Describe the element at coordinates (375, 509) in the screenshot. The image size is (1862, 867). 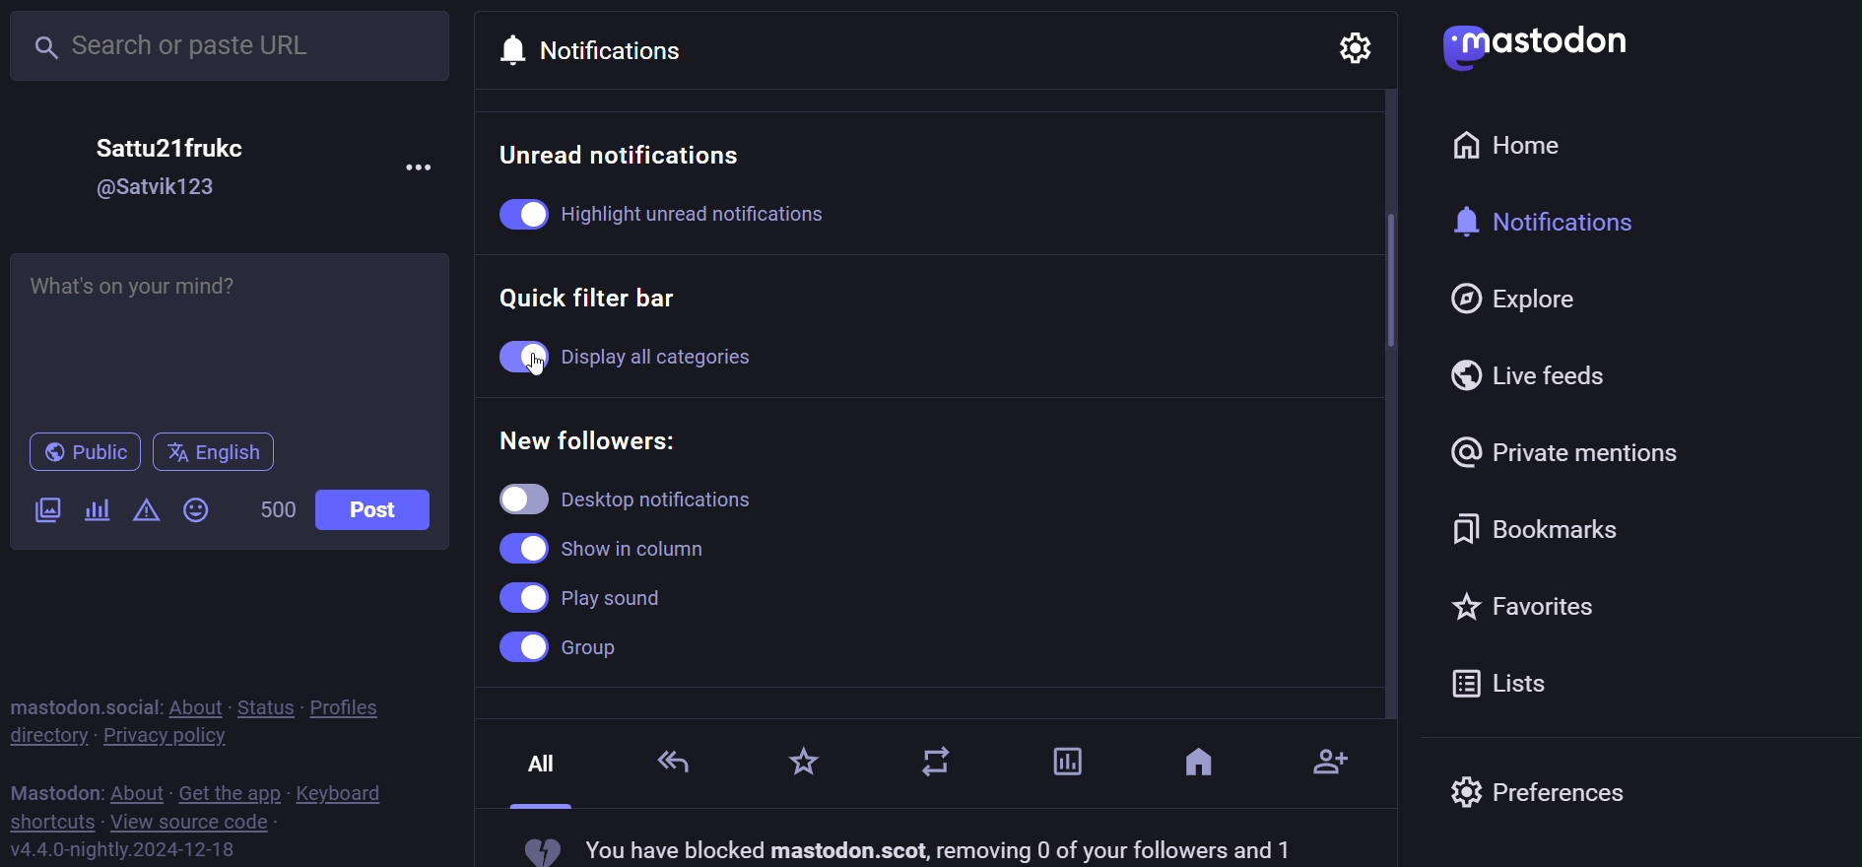
I see `post` at that location.